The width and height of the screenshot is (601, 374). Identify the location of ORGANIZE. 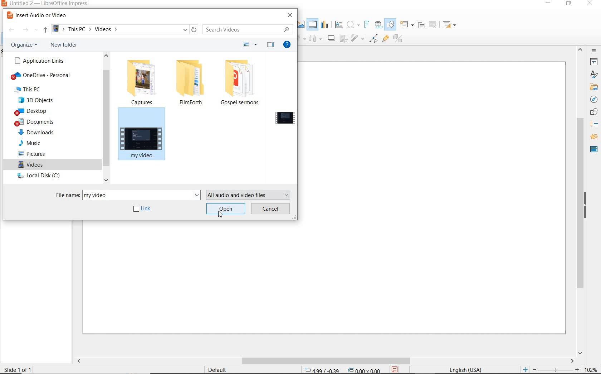
(25, 45).